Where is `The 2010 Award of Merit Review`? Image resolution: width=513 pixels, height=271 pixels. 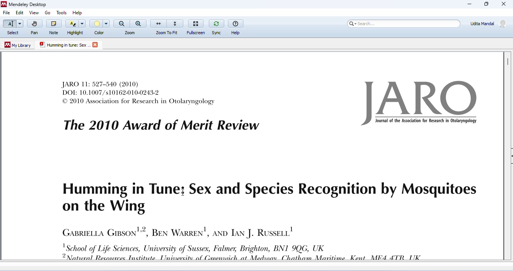 The 2010 Award of Merit Review is located at coordinates (161, 125).